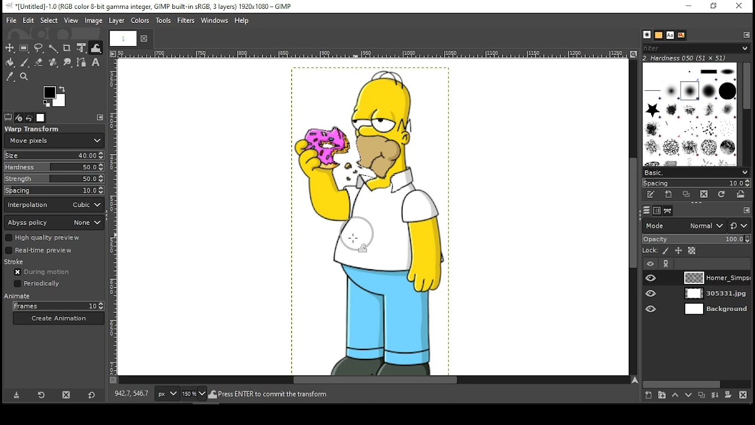  What do you see at coordinates (18, 297) in the screenshot?
I see `animate` at bounding box center [18, 297].